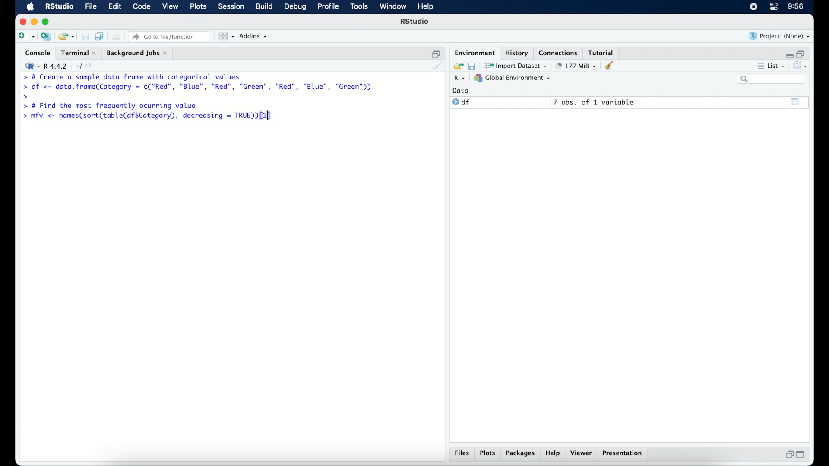  I want to click on environment, so click(474, 52).